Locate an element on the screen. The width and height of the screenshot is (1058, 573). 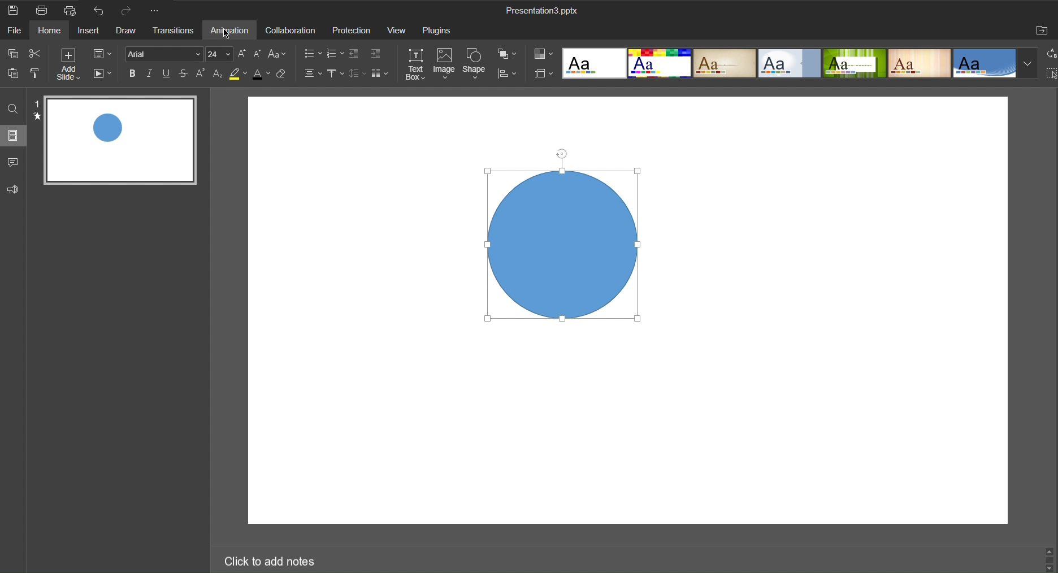
Transitions is located at coordinates (176, 32).